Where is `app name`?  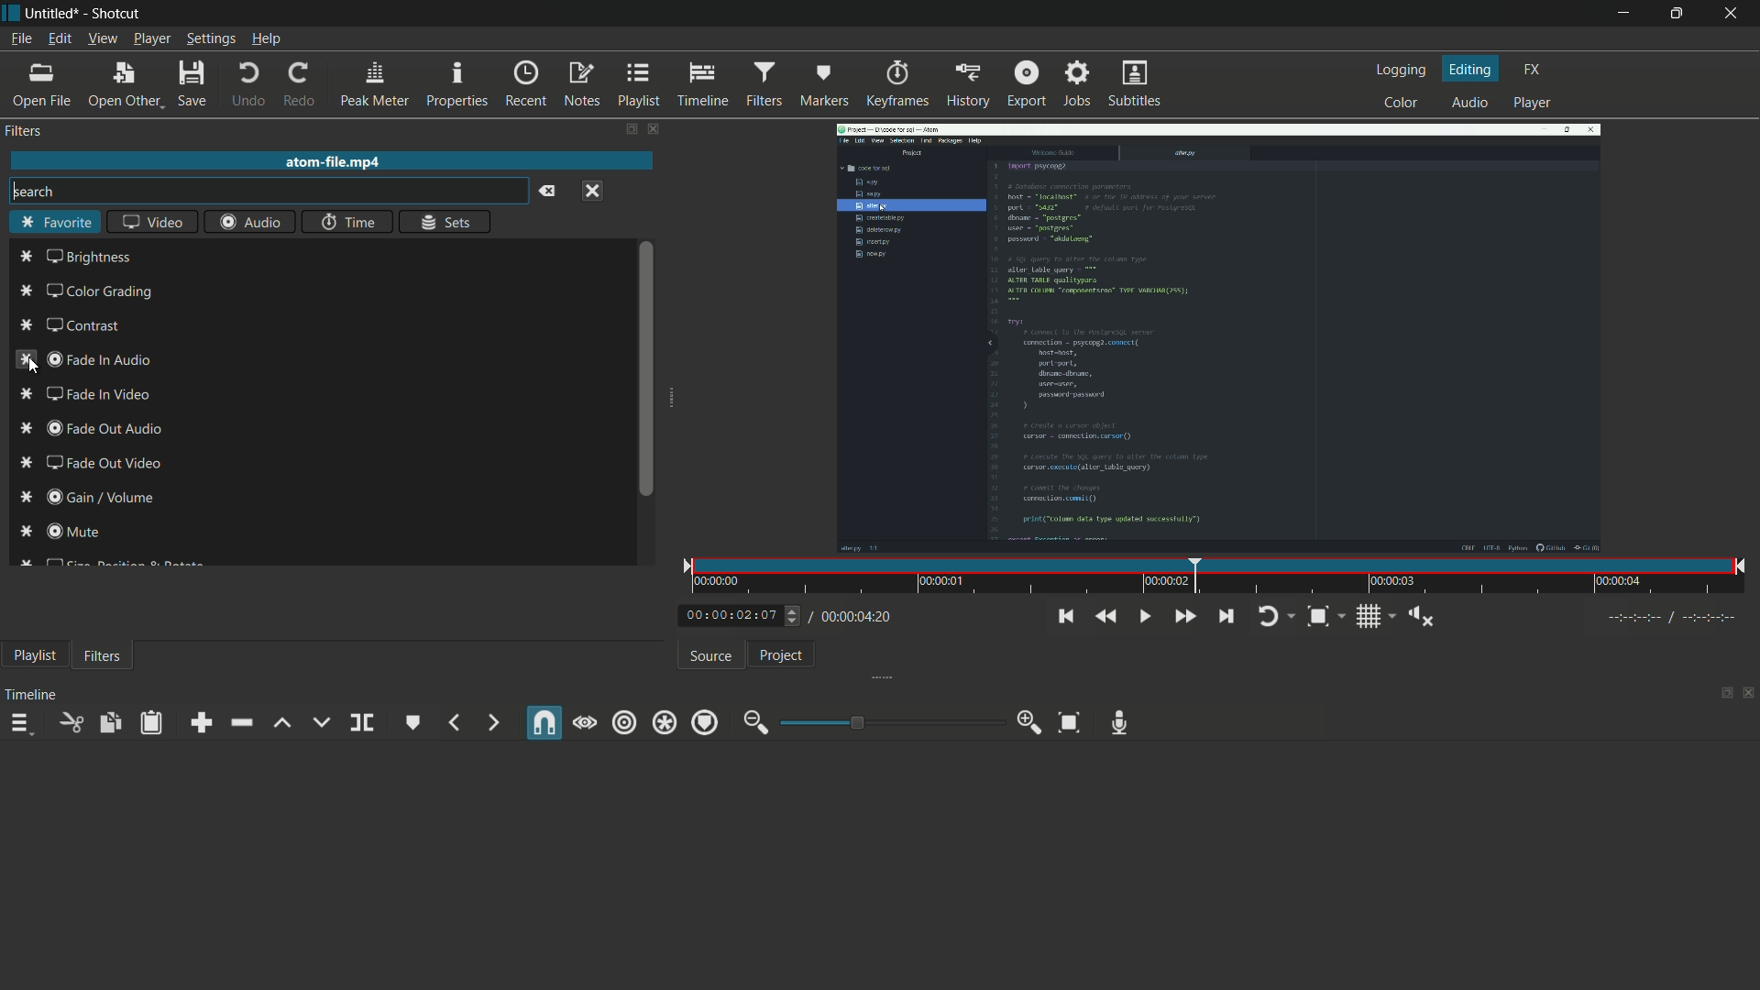 app name is located at coordinates (118, 15).